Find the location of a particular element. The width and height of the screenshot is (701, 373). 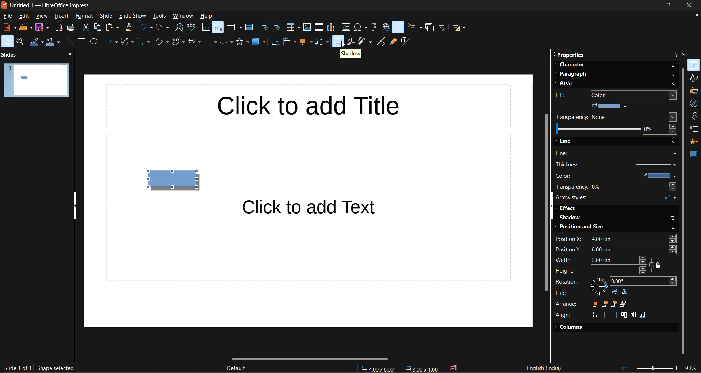

display grid is located at coordinates (205, 27).